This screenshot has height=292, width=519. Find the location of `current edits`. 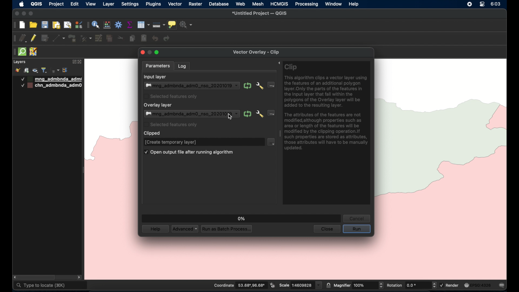

current edits is located at coordinates (23, 38).